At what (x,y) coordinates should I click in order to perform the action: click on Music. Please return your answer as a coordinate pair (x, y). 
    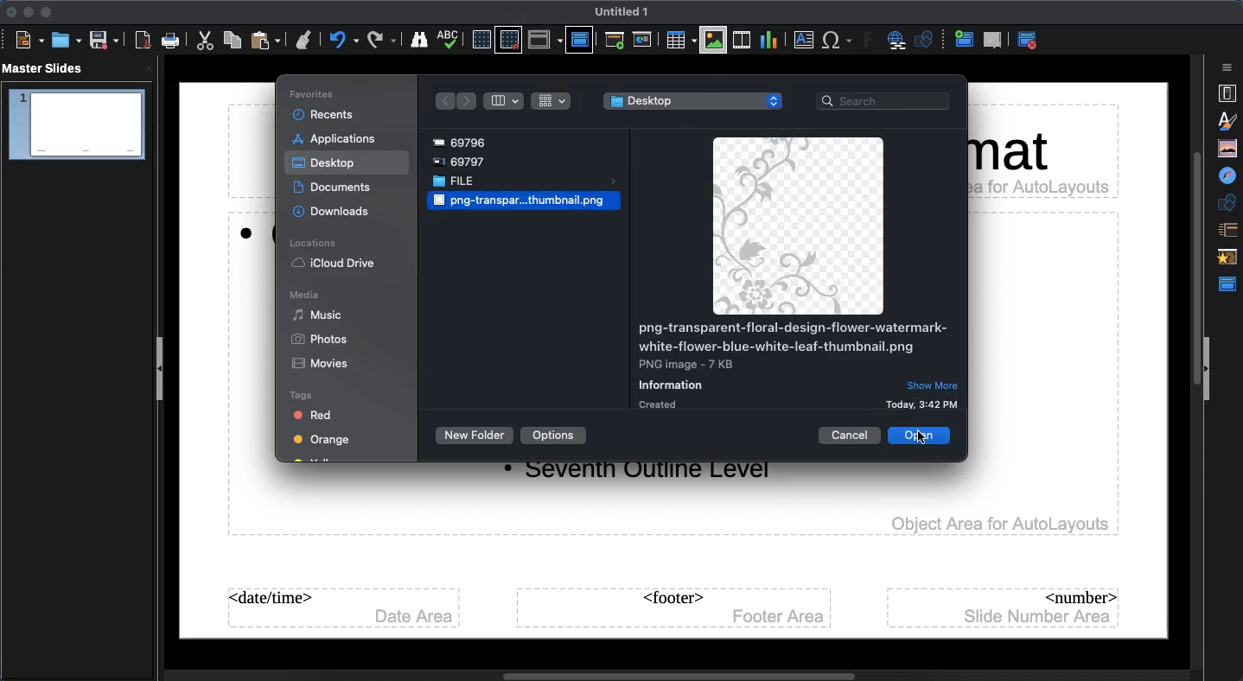
    Looking at the image, I should click on (318, 315).